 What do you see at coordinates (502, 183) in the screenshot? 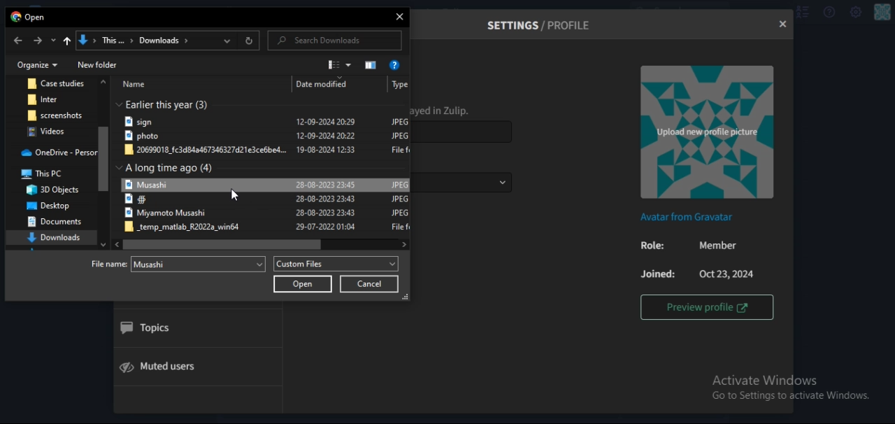
I see `dropdown` at bounding box center [502, 183].